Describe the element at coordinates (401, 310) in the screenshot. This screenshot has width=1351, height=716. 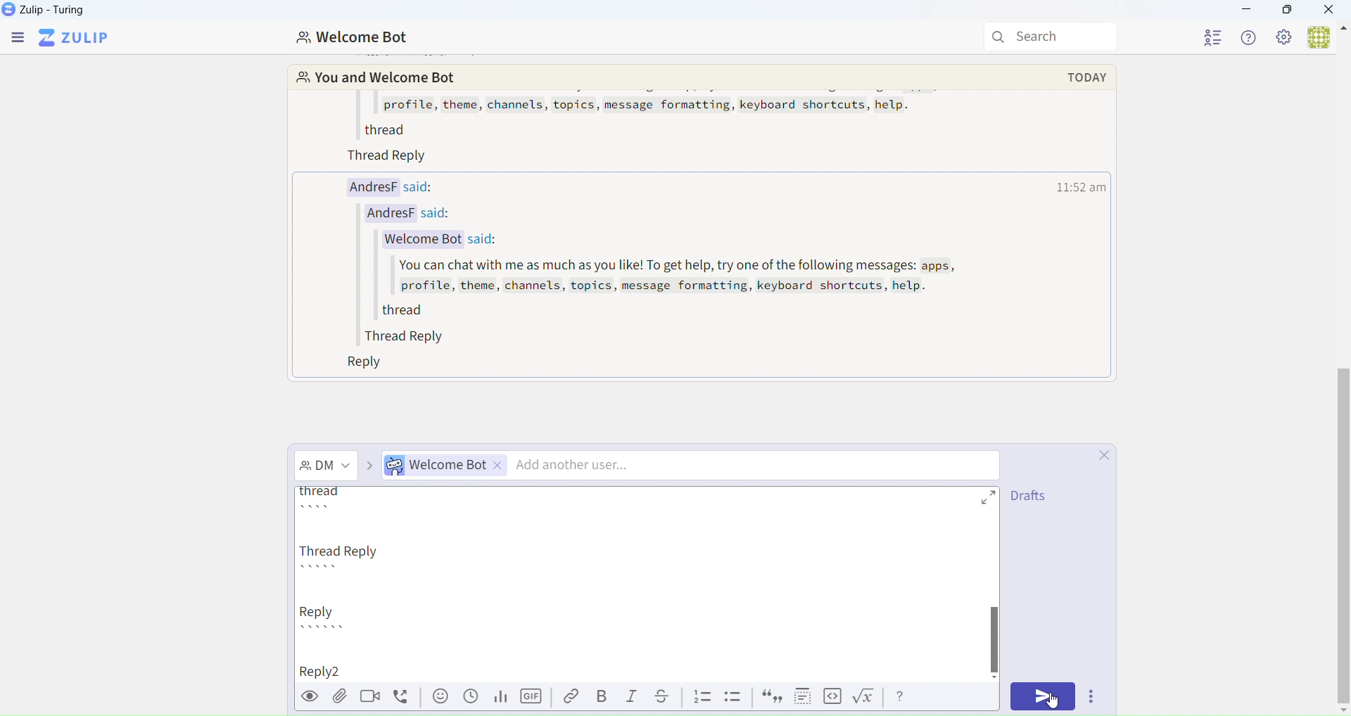
I see `thread` at that location.